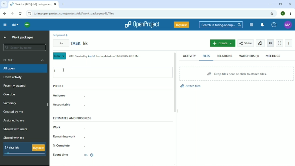  What do you see at coordinates (16, 86) in the screenshot?
I see `Recently created` at bounding box center [16, 86].